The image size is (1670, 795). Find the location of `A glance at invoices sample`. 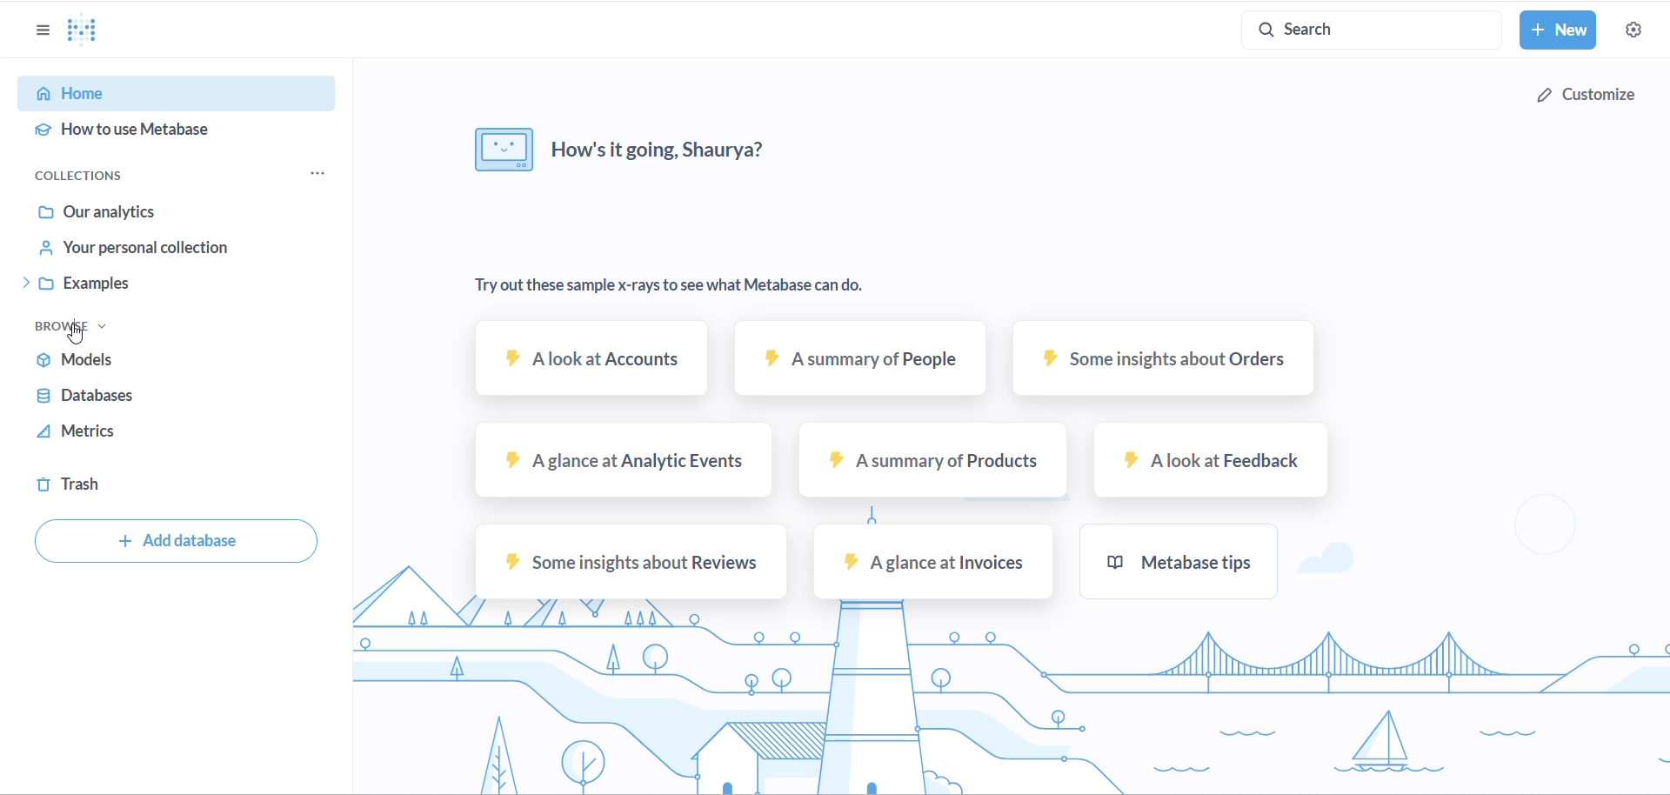

A glance at invoices sample is located at coordinates (931, 564).